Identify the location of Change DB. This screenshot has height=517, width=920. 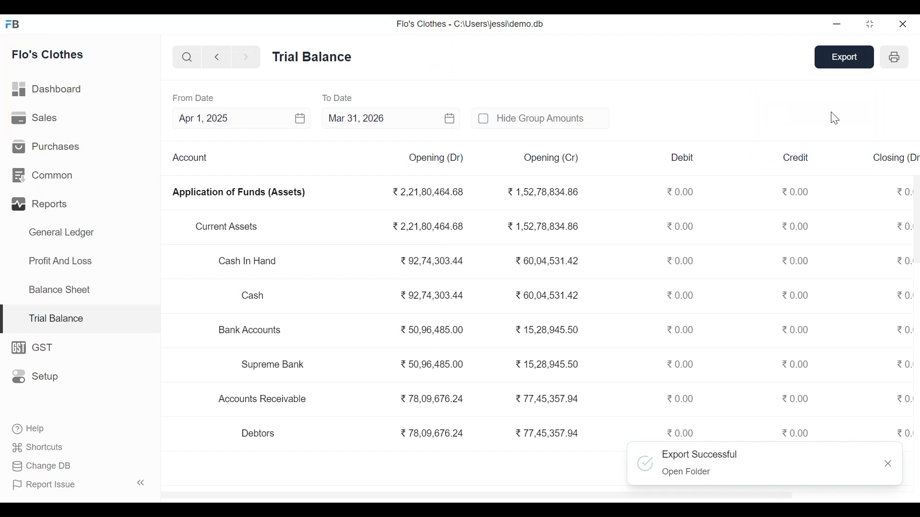
(44, 466).